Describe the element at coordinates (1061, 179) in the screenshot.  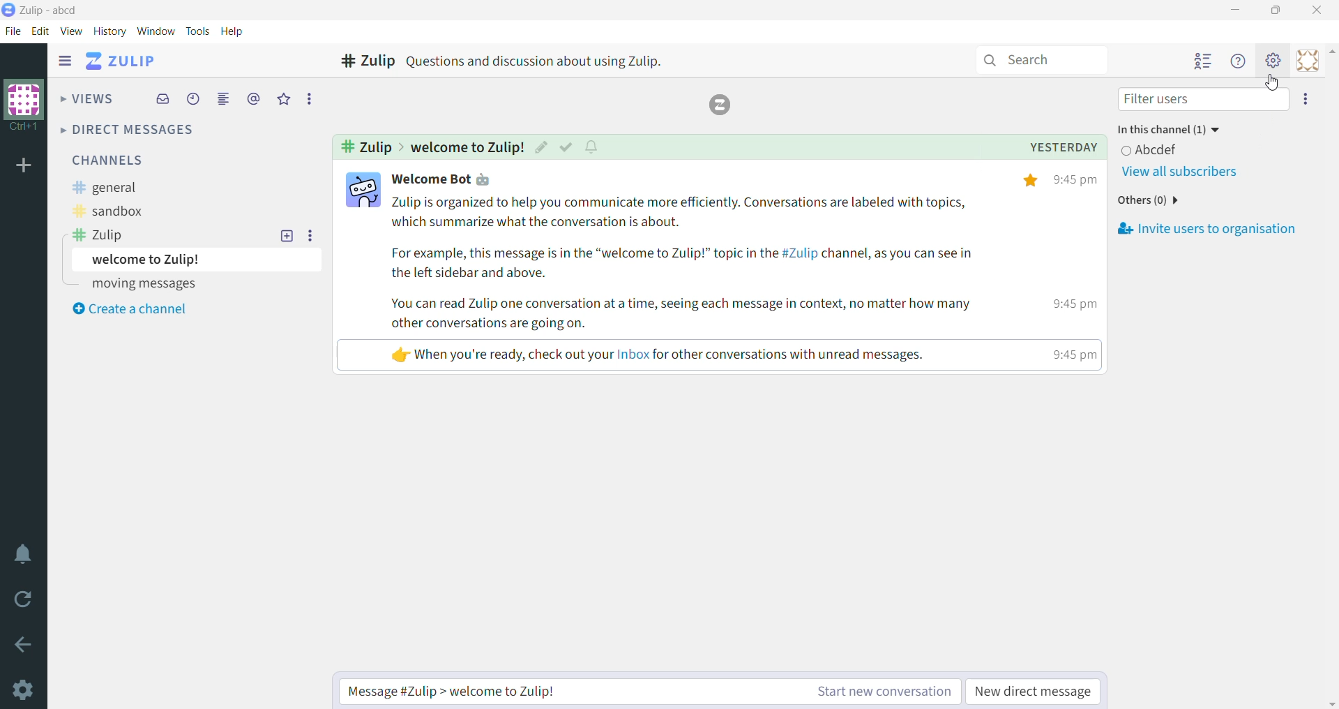
I see `% 9:45pm` at that location.